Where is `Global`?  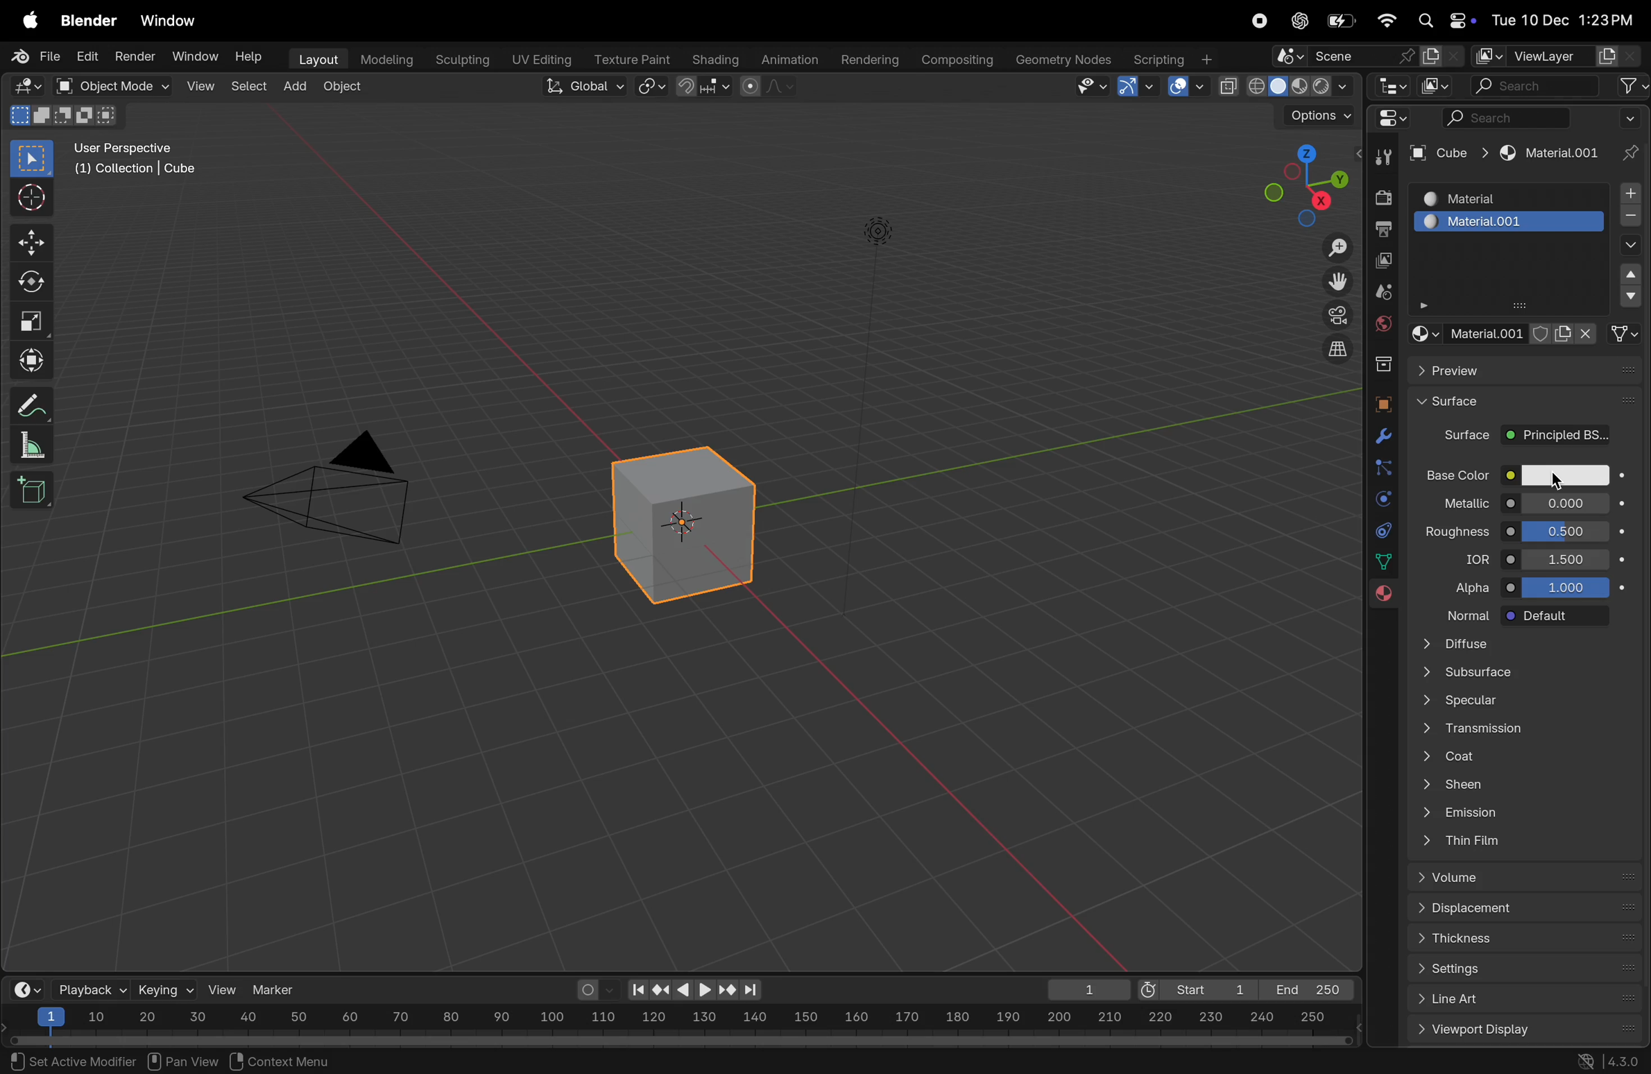 Global is located at coordinates (580, 86).